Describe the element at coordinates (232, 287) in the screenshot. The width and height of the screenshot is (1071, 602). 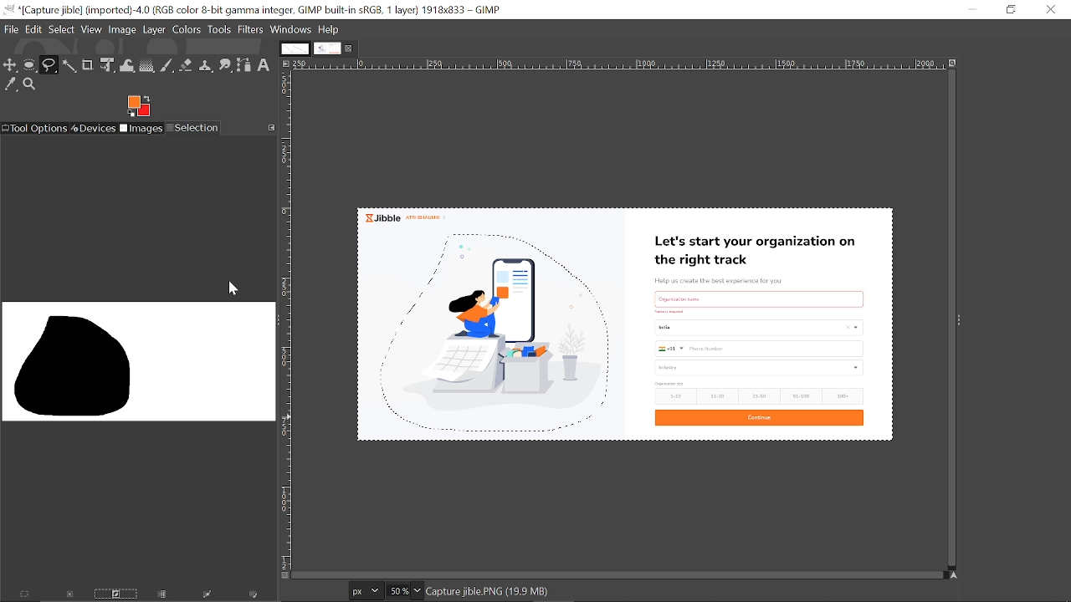
I see `cursor` at that location.